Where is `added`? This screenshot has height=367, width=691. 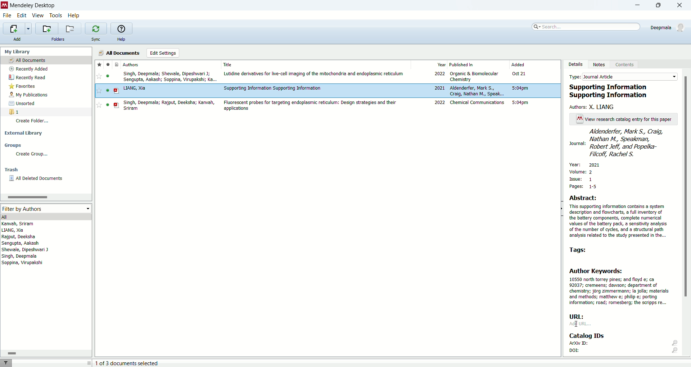 added is located at coordinates (518, 64).